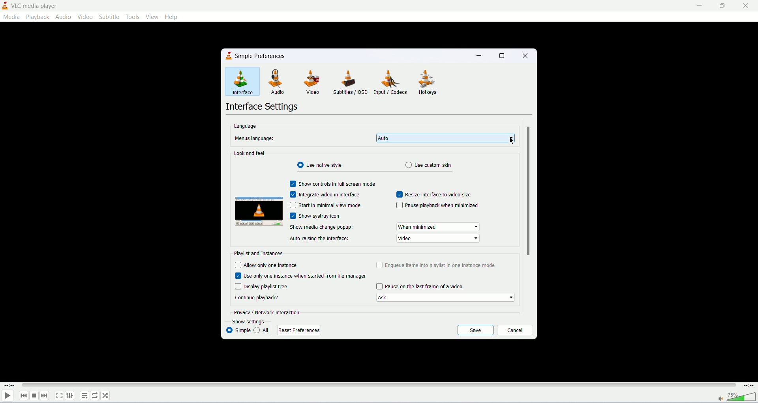 The height and width of the screenshot is (403, 758). Describe the element at coordinates (431, 165) in the screenshot. I see `use custom skin` at that location.